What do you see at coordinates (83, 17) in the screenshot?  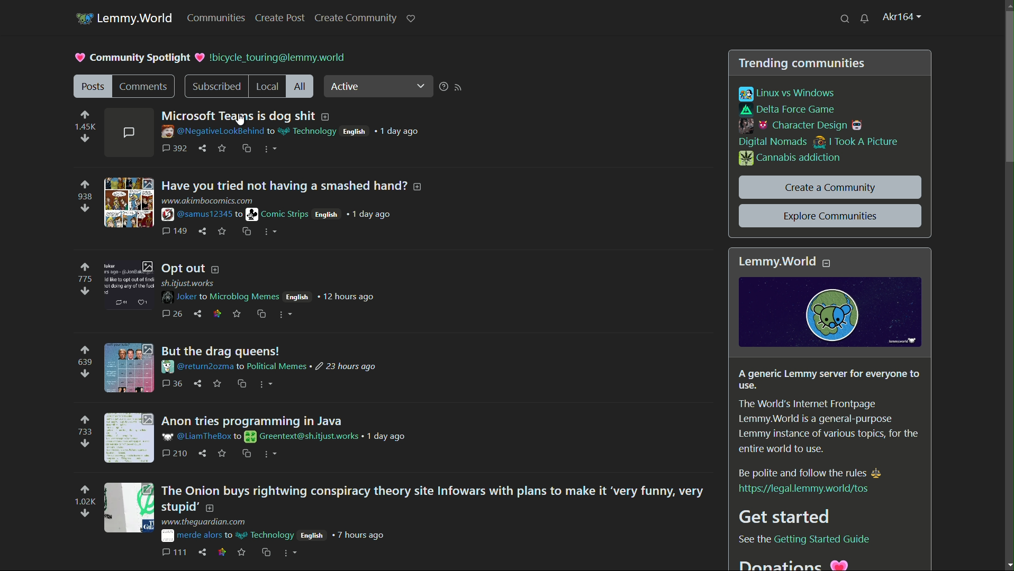 I see `server icon` at bounding box center [83, 17].